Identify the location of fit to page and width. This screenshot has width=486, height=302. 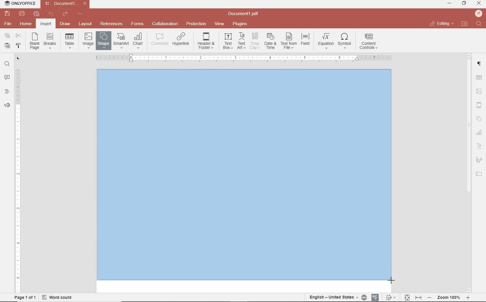
(412, 298).